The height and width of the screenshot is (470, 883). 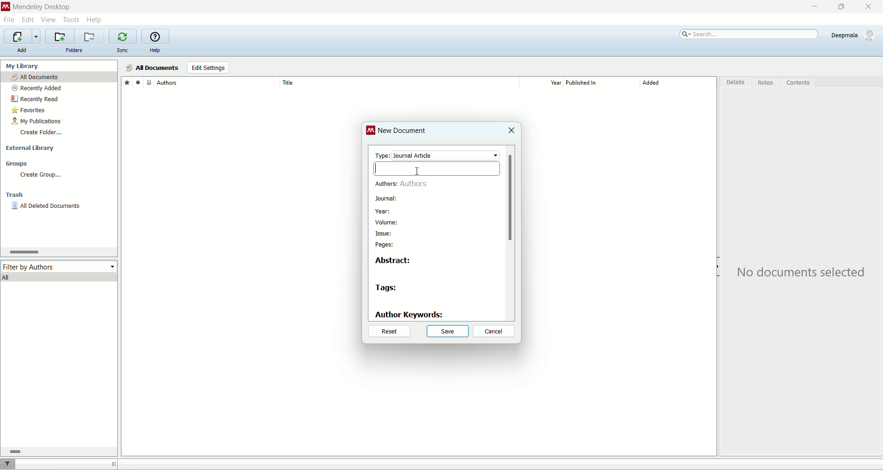 What do you see at coordinates (23, 66) in the screenshot?
I see `my library` at bounding box center [23, 66].